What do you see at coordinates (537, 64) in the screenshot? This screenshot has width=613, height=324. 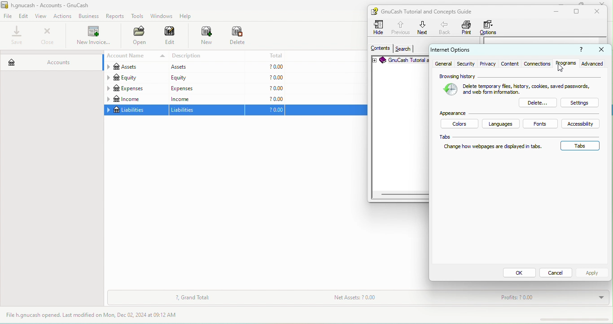 I see `connections` at bounding box center [537, 64].